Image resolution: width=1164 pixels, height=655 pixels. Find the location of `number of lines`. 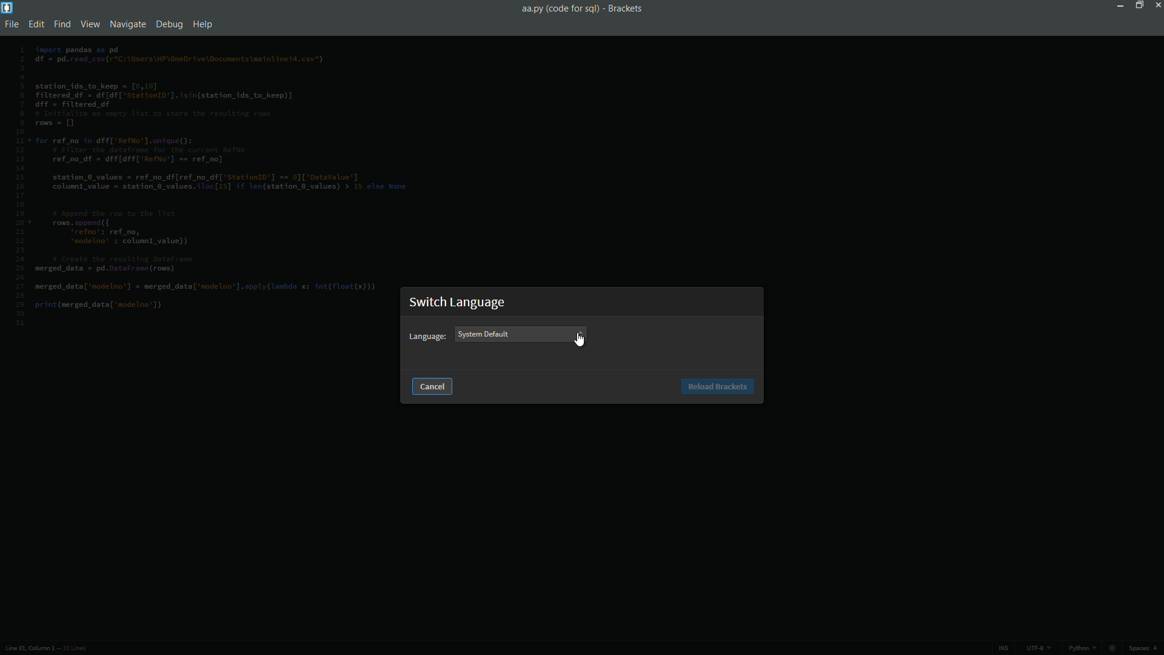

number of lines is located at coordinates (75, 650).